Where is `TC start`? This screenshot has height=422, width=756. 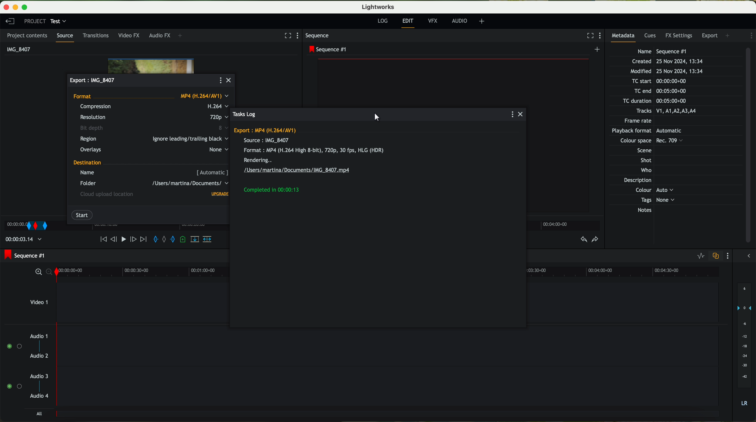
TC start is located at coordinates (658, 81).